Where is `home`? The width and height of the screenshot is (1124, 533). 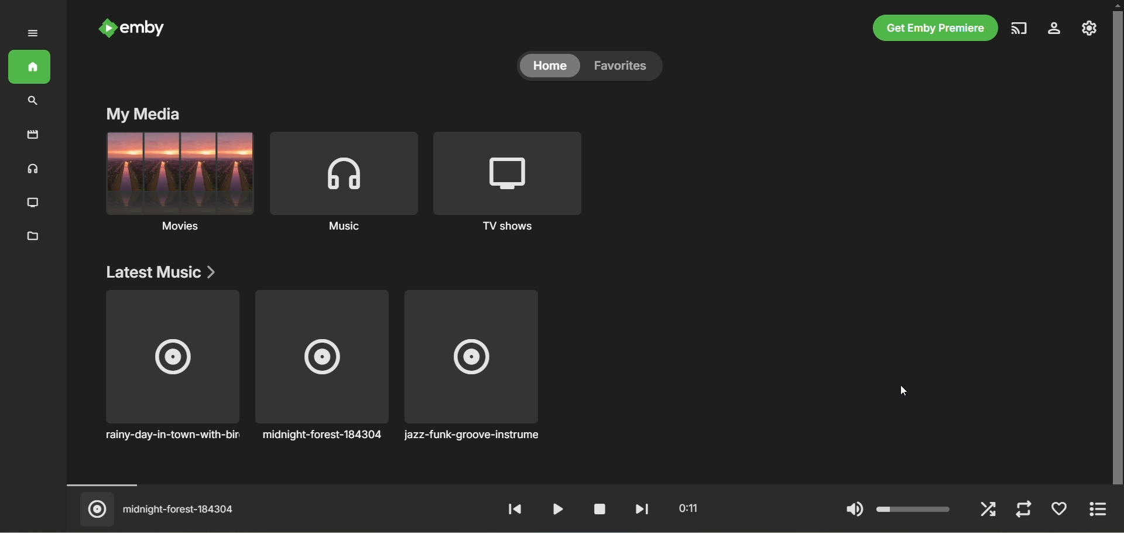 home is located at coordinates (547, 68).